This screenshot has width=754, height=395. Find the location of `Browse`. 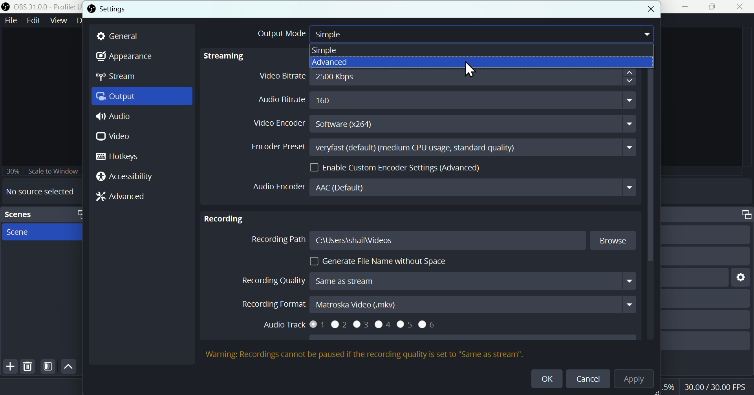

Browse is located at coordinates (610, 241).